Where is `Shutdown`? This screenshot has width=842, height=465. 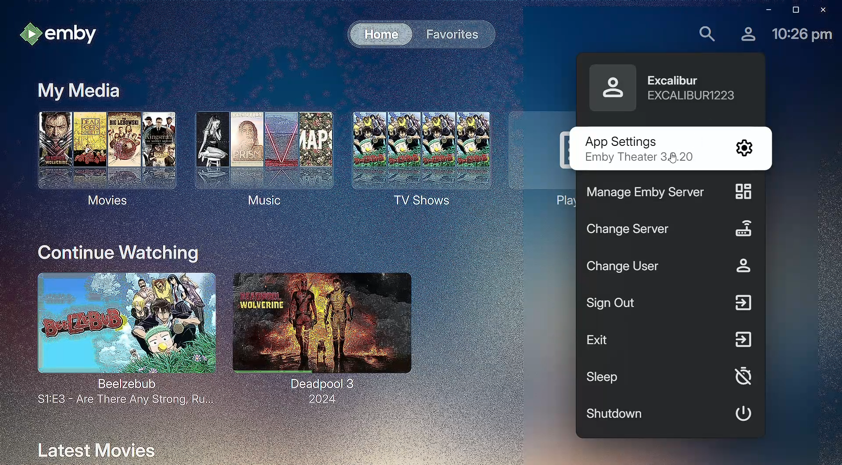 Shutdown is located at coordinates (671, 416).